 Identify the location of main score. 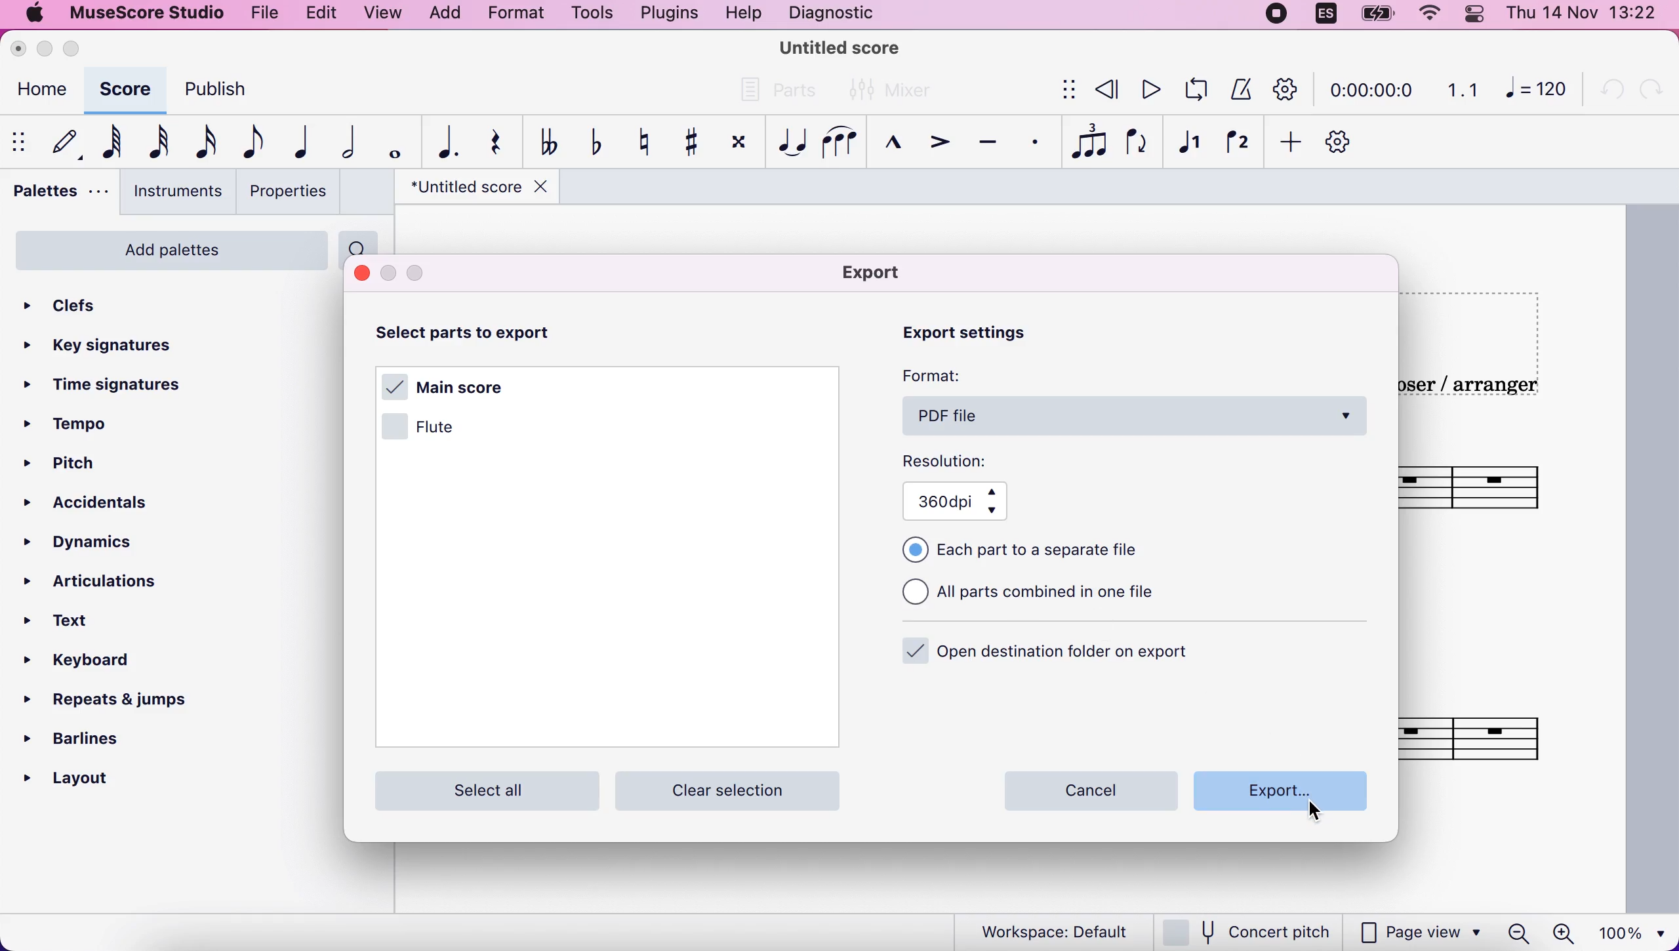
(453, 384).